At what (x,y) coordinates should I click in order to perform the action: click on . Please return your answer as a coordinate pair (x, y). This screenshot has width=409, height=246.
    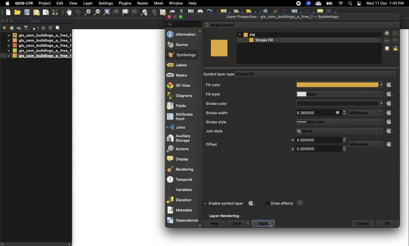
    Looking at the image, I should click on (319, 4).